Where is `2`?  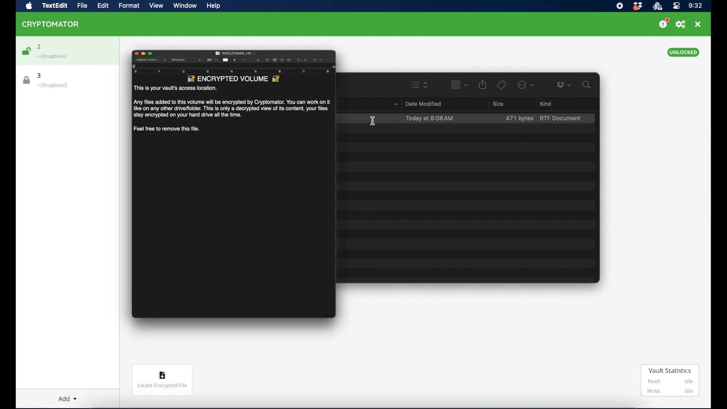 2 is located at coordinates (39, 46).